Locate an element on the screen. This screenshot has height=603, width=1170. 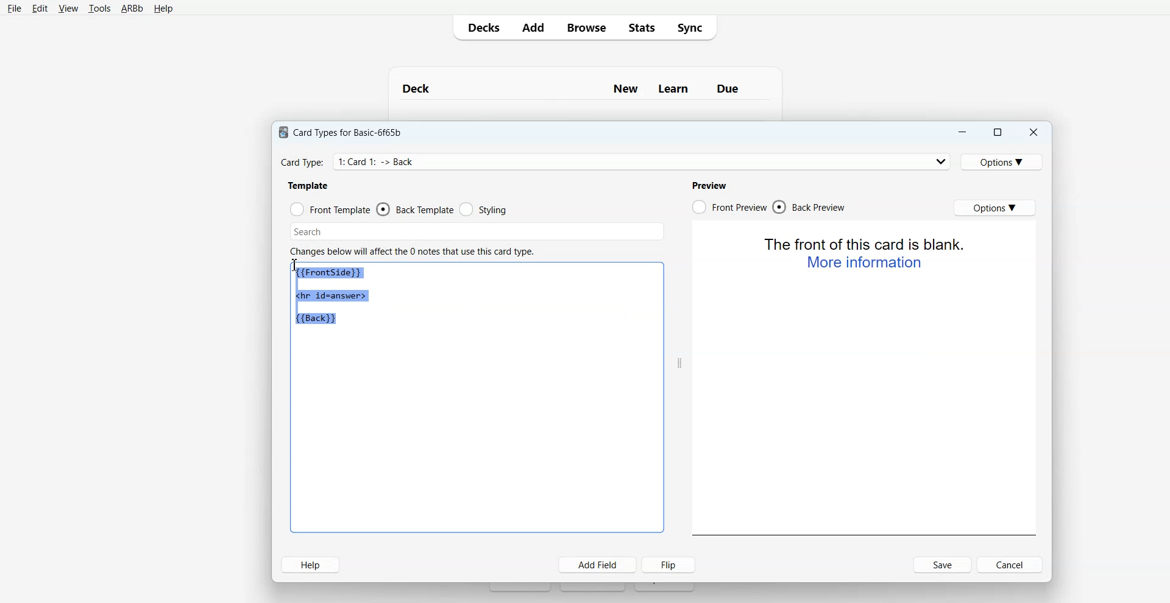
Close is located at coordinates (1033, 132).